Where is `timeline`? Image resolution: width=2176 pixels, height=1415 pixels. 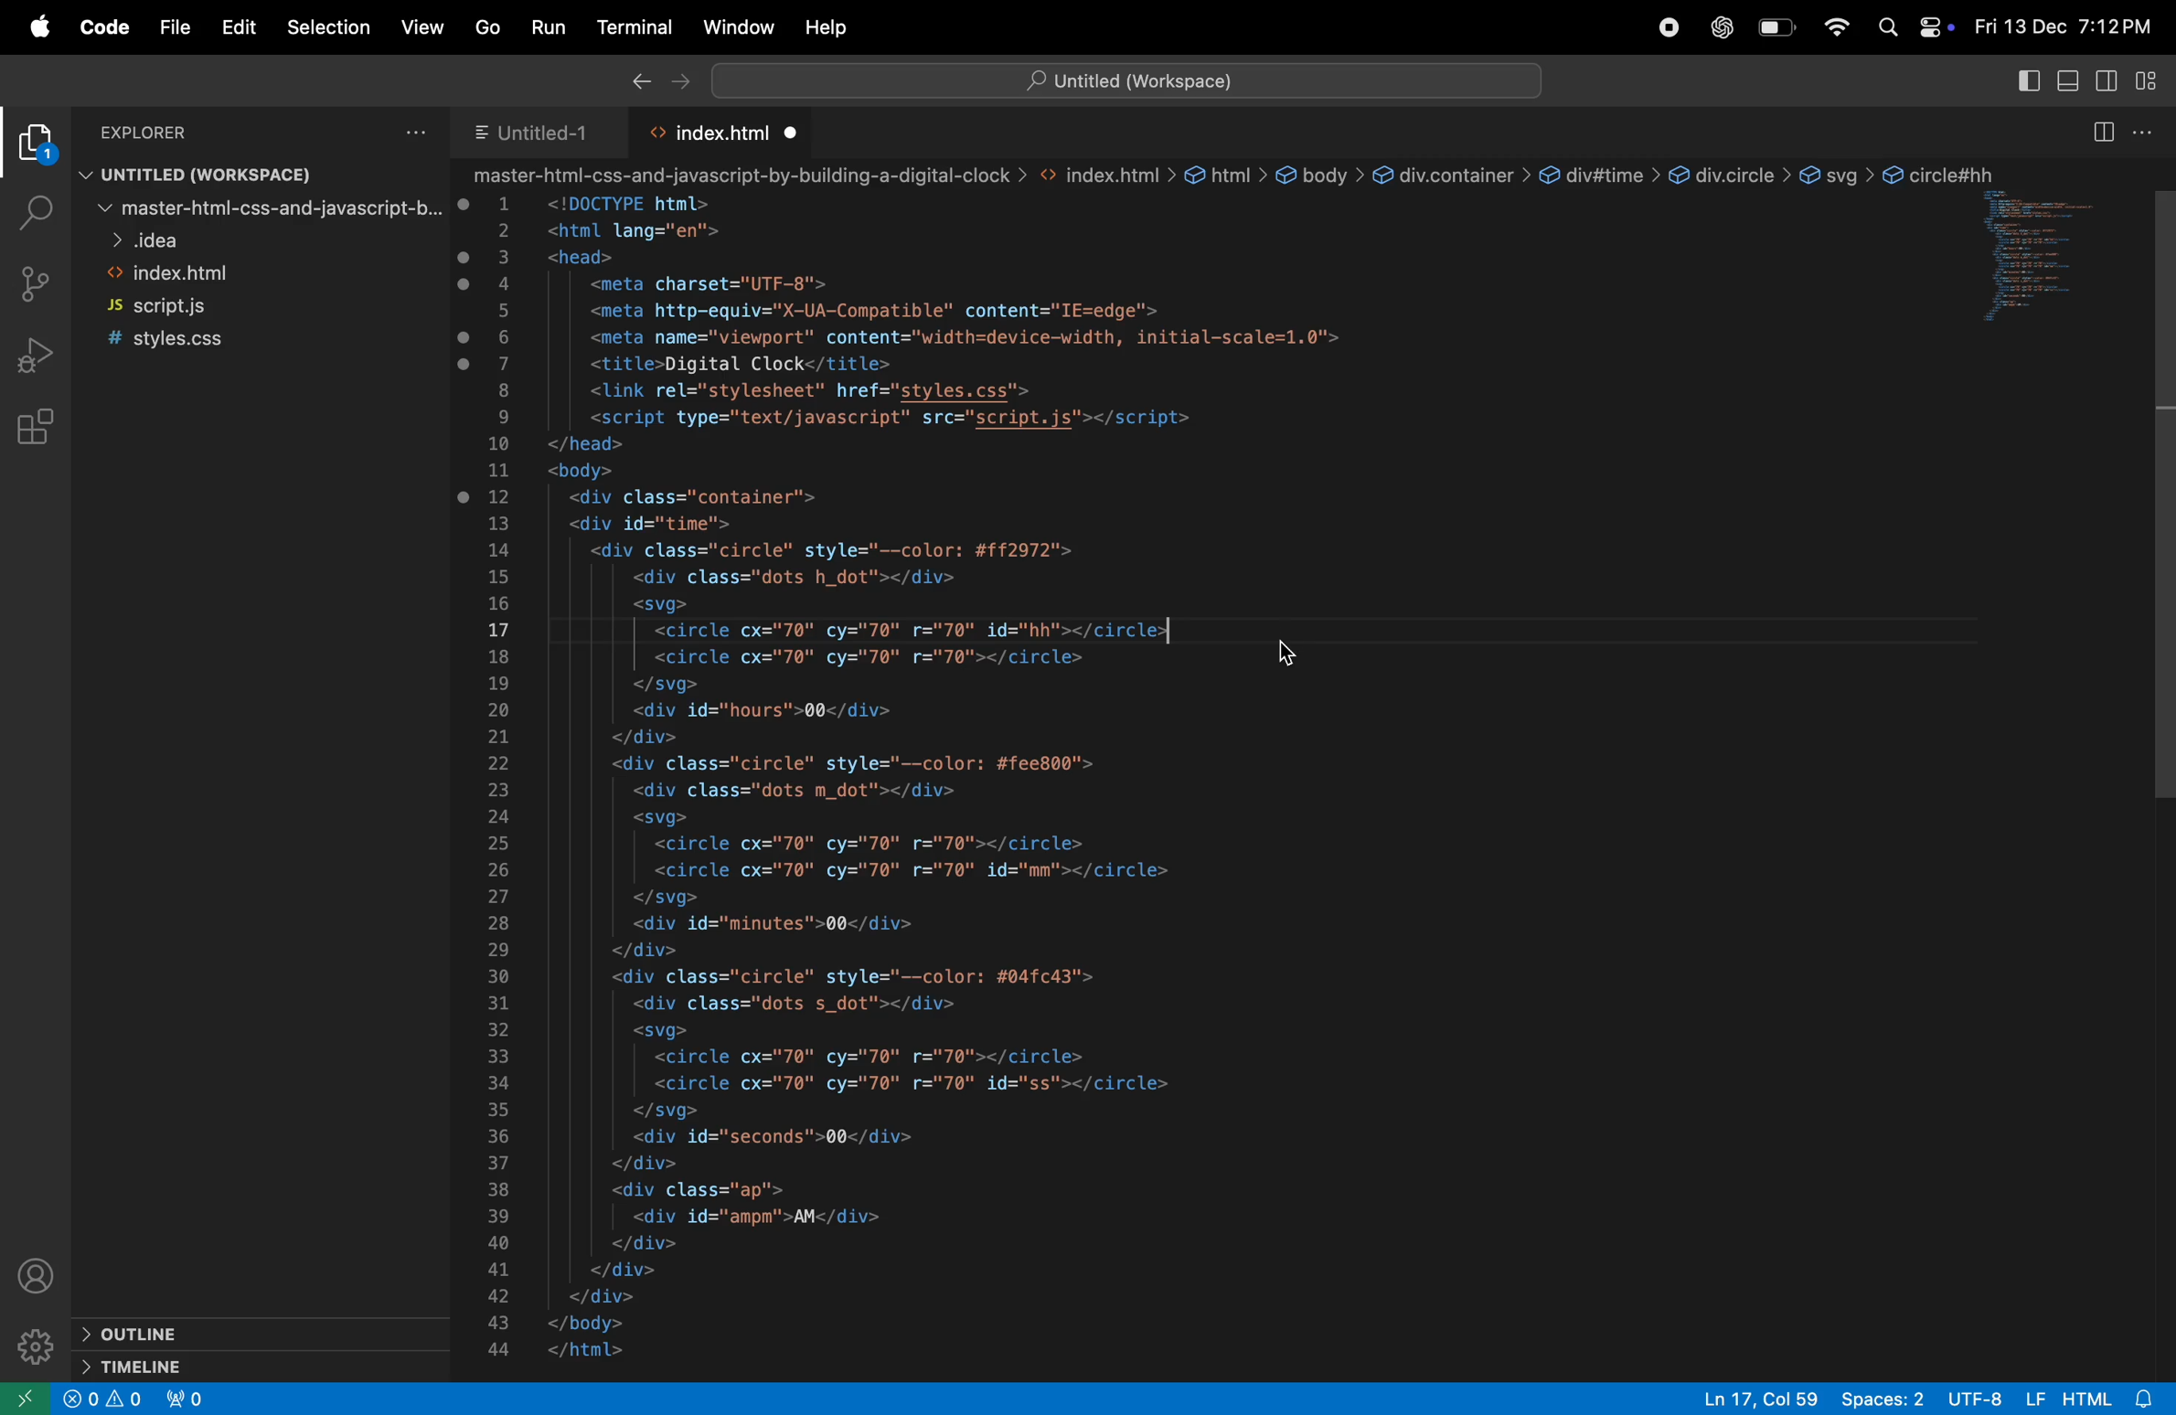 timeline is located at coordinates (194, 1367).